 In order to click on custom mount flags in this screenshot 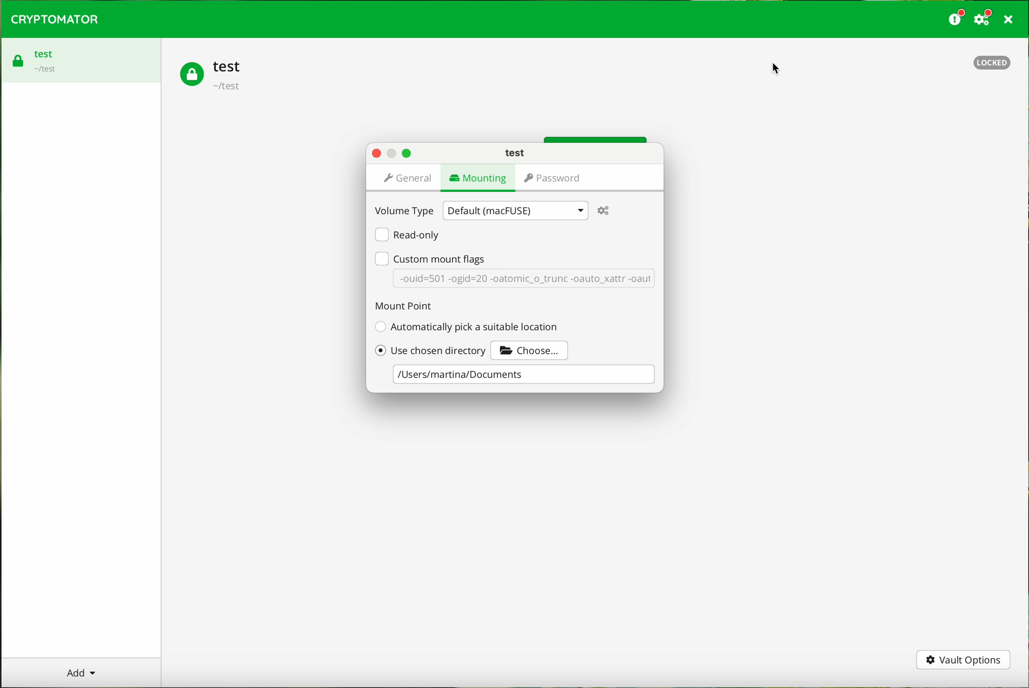, I will do `click(430, 258)`.